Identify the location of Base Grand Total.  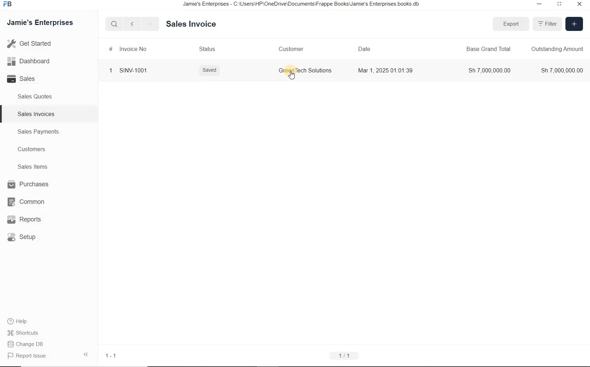
(488, 49).